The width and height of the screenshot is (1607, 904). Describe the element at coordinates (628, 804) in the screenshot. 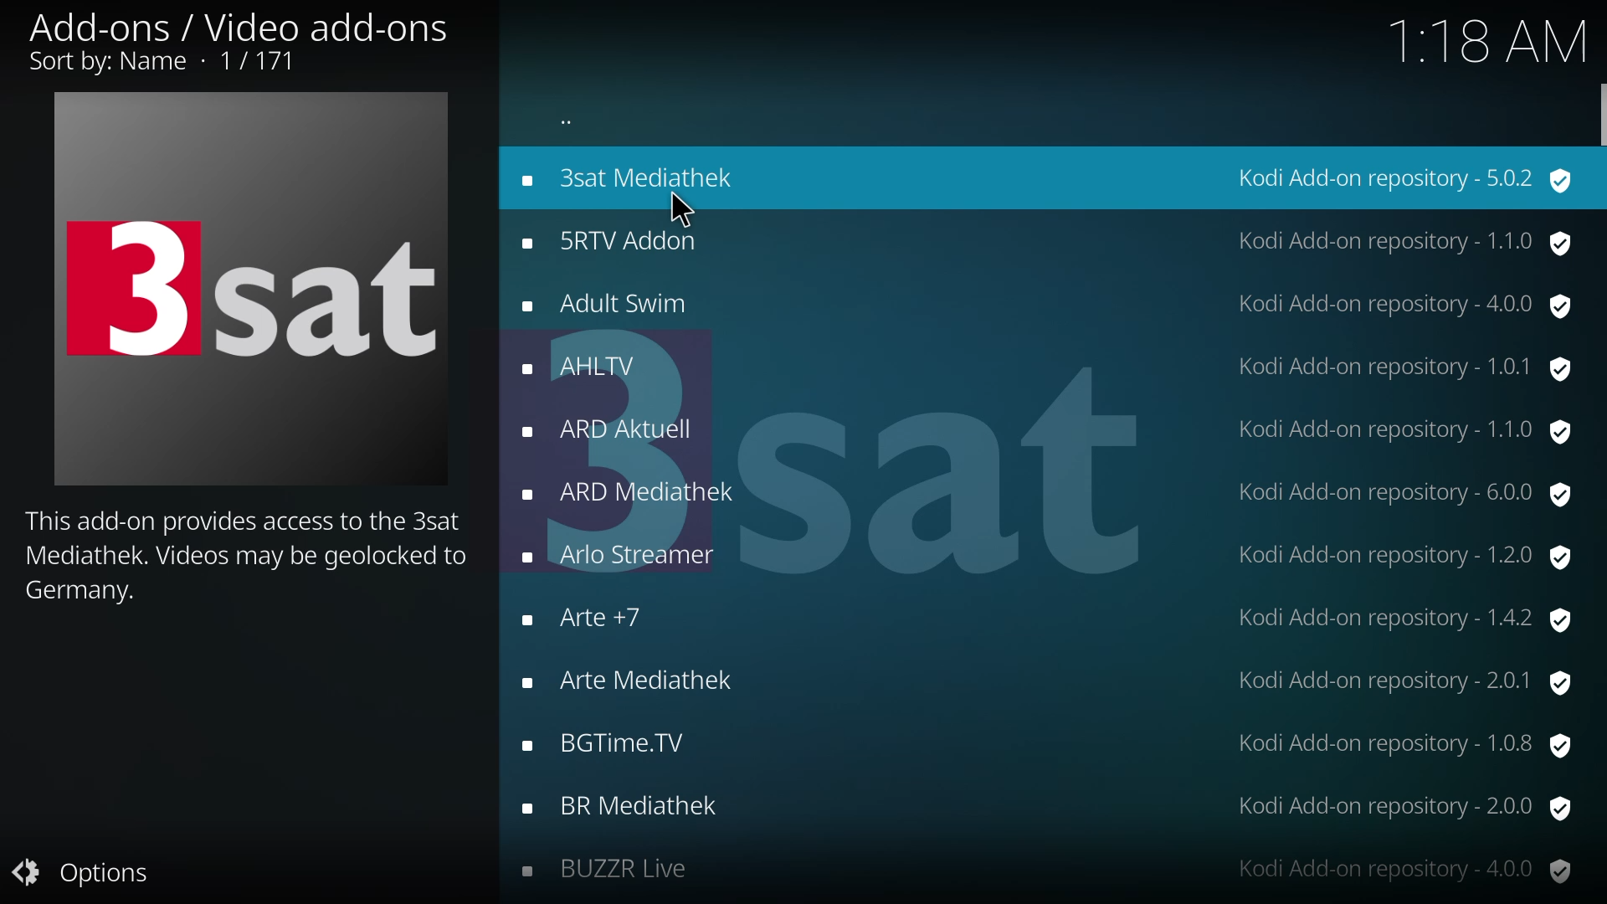

I see `add-ons` at that location.